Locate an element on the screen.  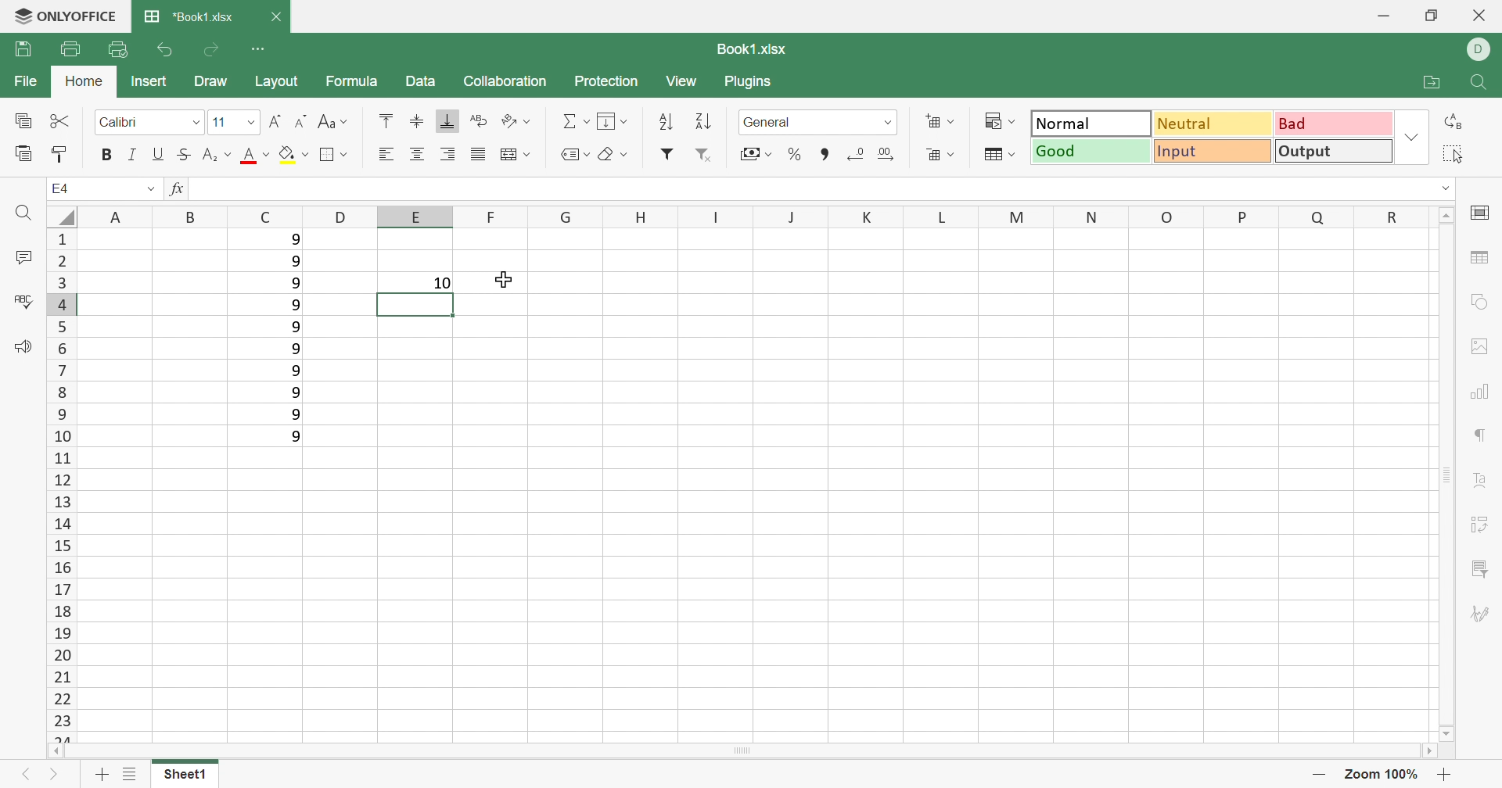
Replace is located at coordinates (1454, 123).